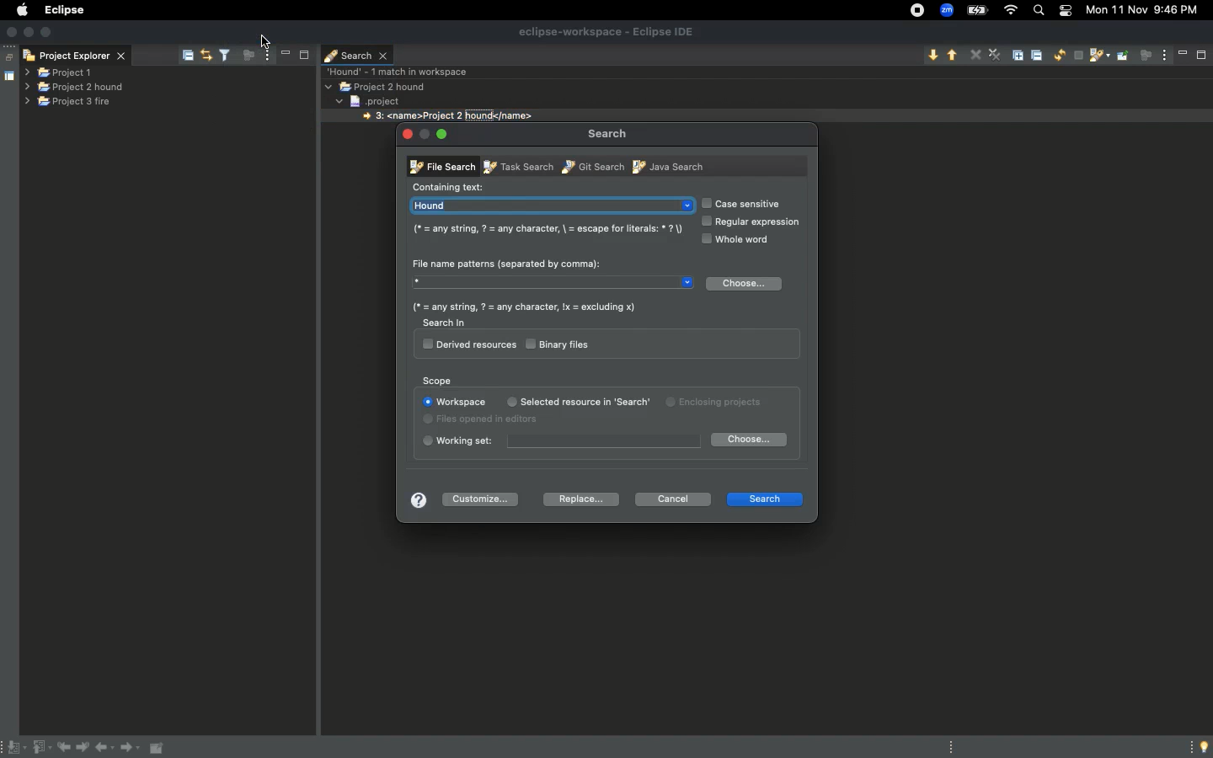  What do you see at coordinates (763, 498) in the screenshot?
I see `Search` at bounding box center [763, 498].